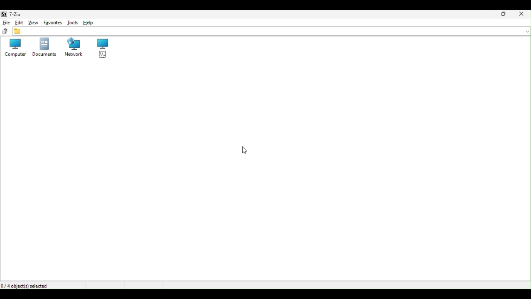 This screenshot has height=299, width=531. I want to click on Help, so click(91, 23).